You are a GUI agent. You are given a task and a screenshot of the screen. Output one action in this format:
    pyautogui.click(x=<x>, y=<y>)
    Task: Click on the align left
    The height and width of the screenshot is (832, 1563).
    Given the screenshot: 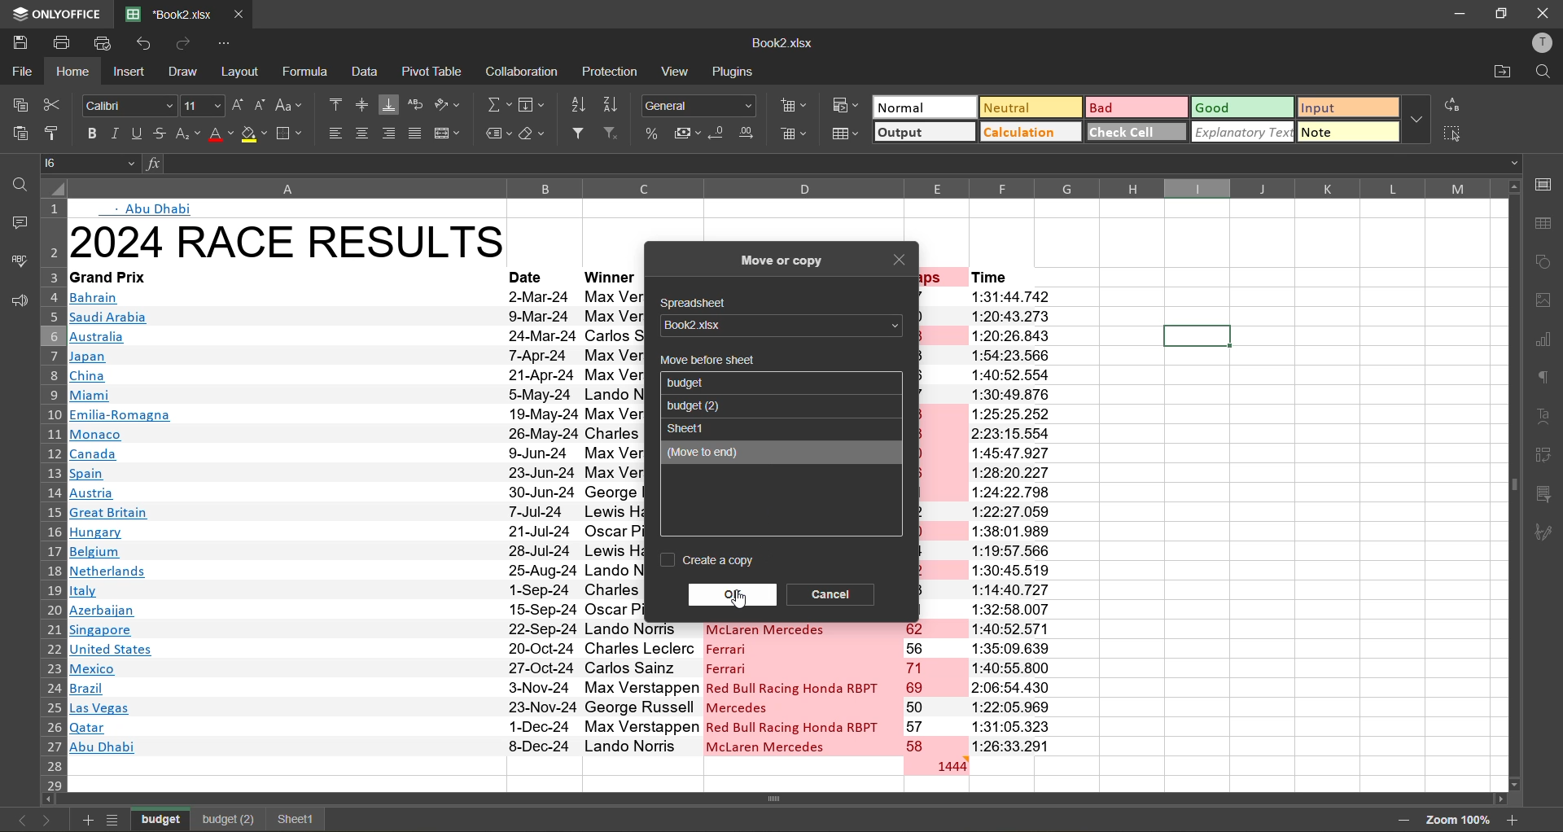 What is the action you would take?
    pyautogui.click(x=337, y=133)
    